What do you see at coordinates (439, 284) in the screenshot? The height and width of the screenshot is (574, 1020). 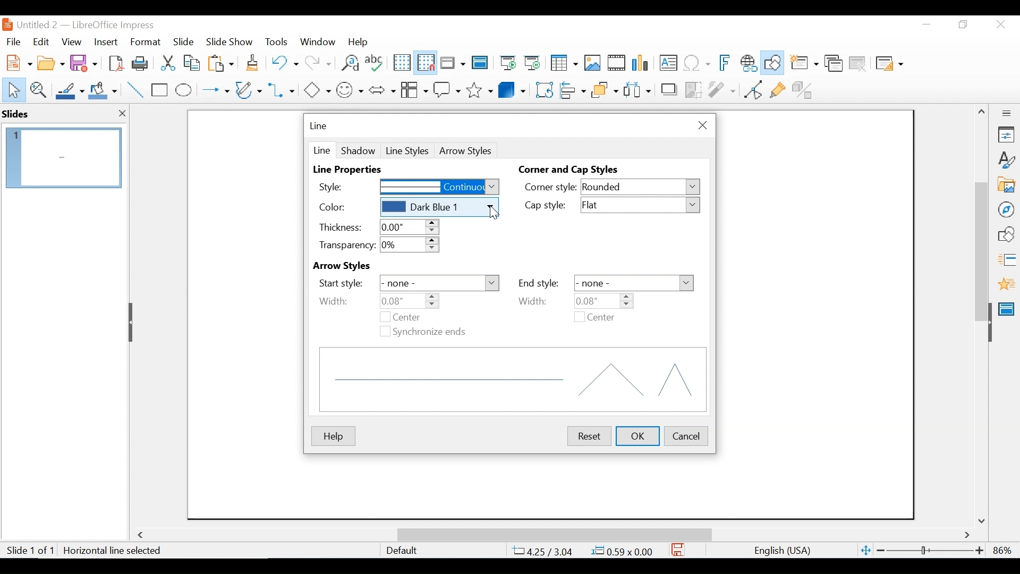 I see `none` at bounding box center [439, 284].